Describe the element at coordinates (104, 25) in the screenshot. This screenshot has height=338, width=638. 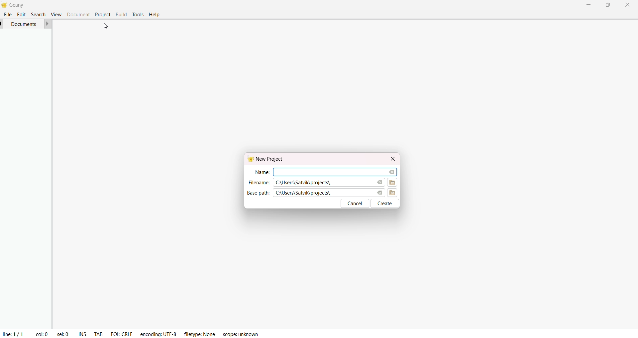
I see `cursor` at that location.